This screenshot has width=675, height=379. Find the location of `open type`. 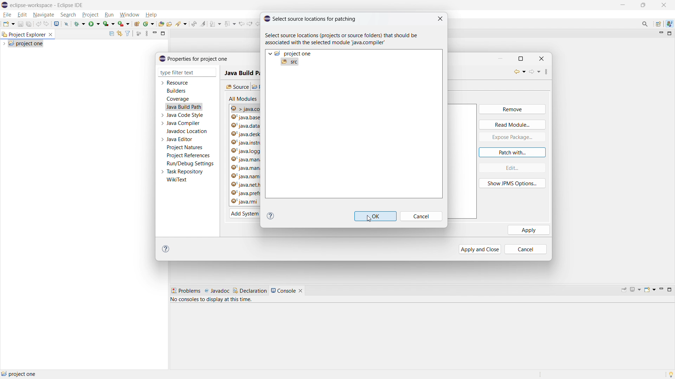

open type is located at coordinates (161, 24).